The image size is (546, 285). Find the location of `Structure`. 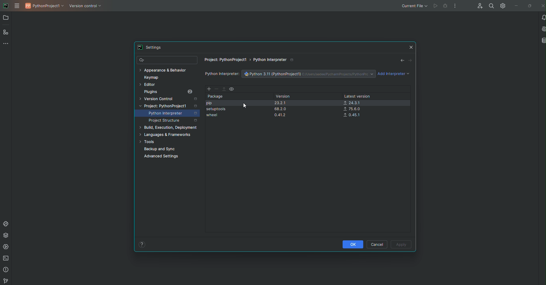

Structure is located at coordinates (7, 33).